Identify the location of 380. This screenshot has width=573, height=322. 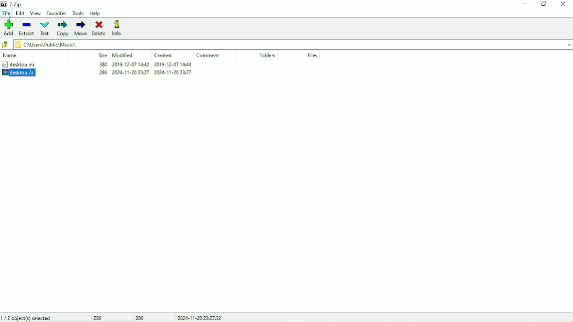
(102, 64).